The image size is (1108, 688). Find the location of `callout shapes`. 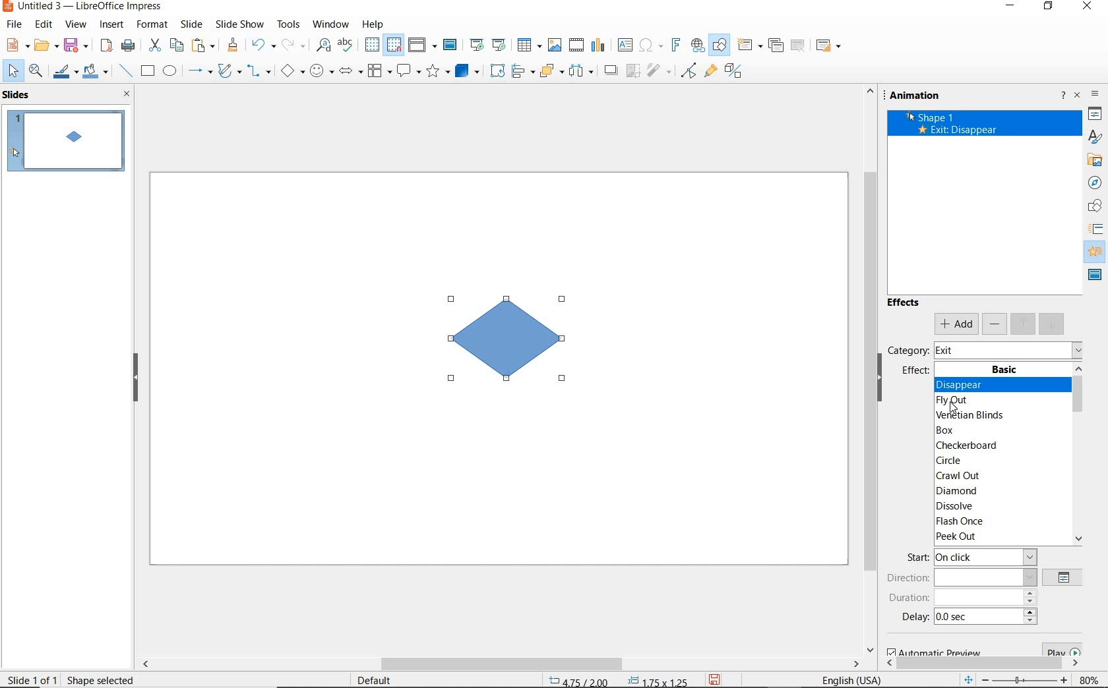

callout shapes is located at coordinates (409, 71).